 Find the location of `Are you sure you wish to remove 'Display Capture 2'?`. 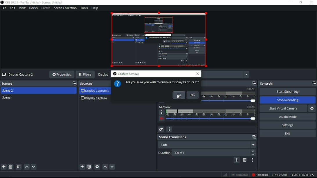

Are you sure you wish to remove 'Display Capture 2'? is located at coordinates (156, 83).